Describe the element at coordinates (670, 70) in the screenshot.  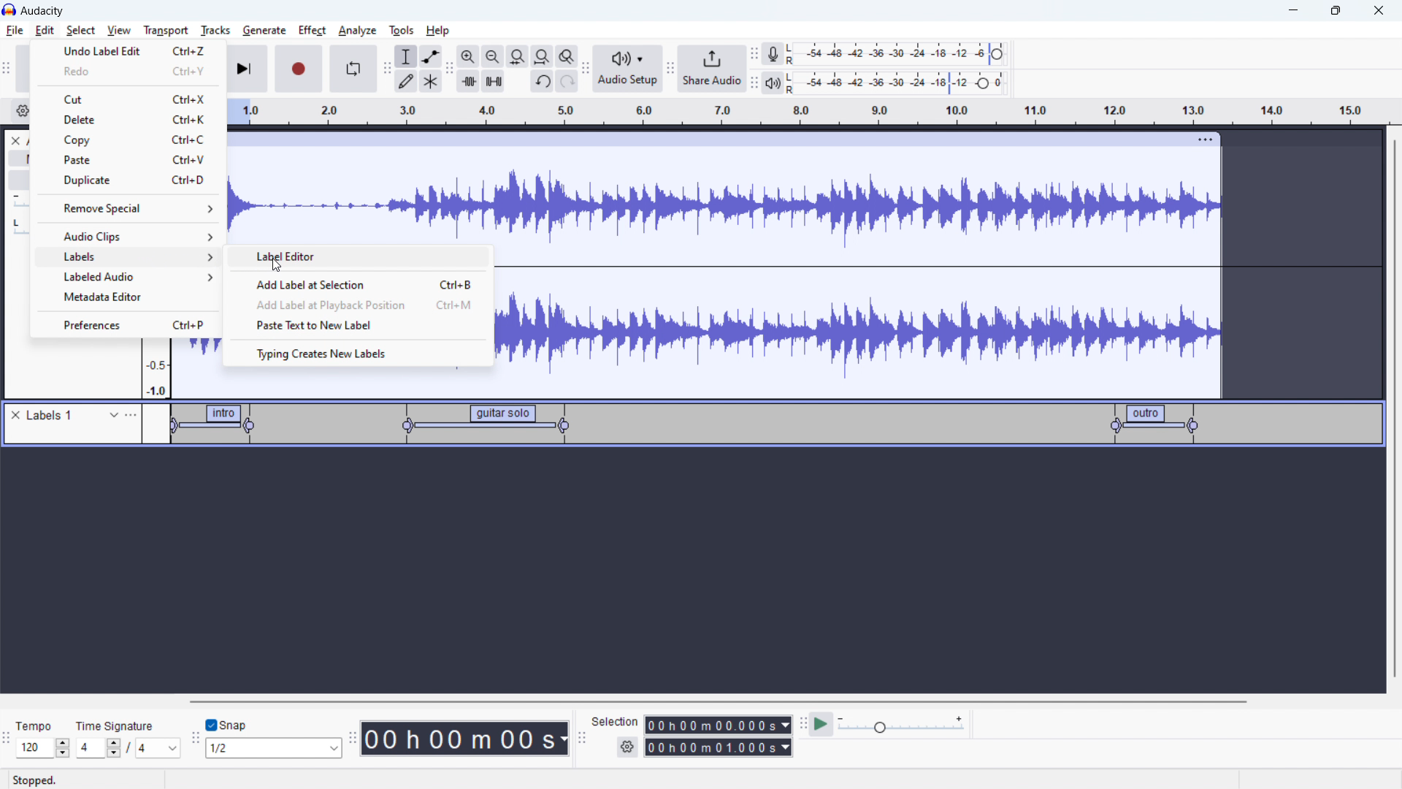
I see `share audio toolbar` at that location.